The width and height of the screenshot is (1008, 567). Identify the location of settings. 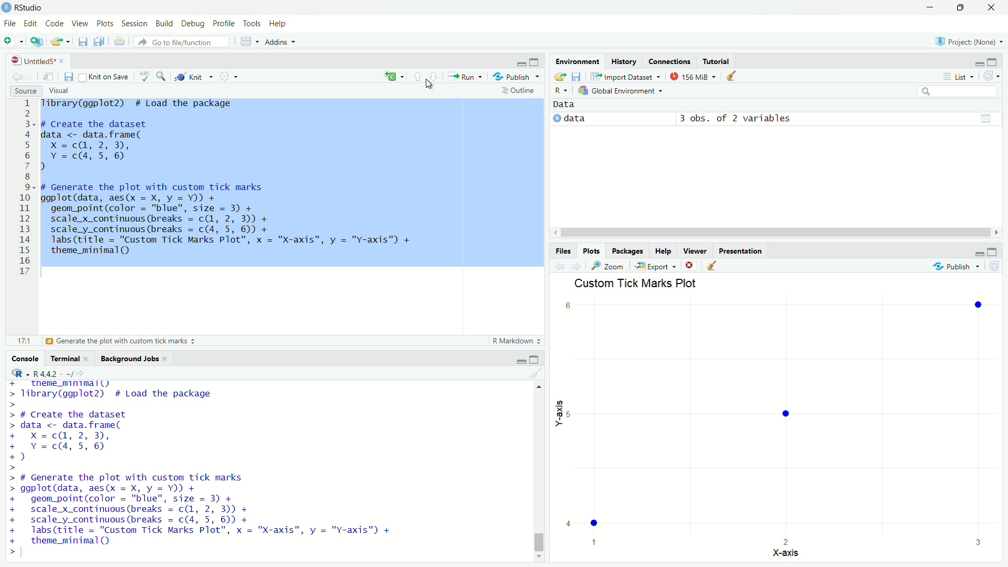
(231, 77).